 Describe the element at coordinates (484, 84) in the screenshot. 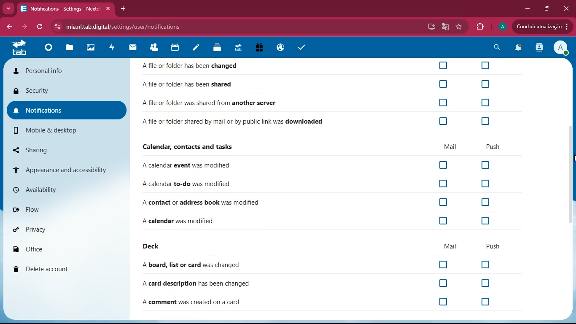

I see `off` at that location.